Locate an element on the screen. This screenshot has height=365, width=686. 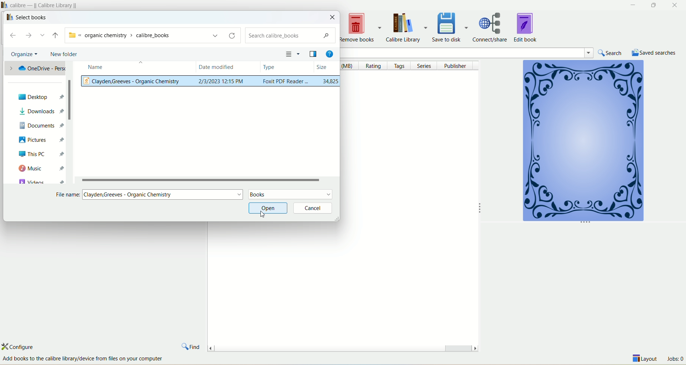
name is located at coordinates (132, 68).